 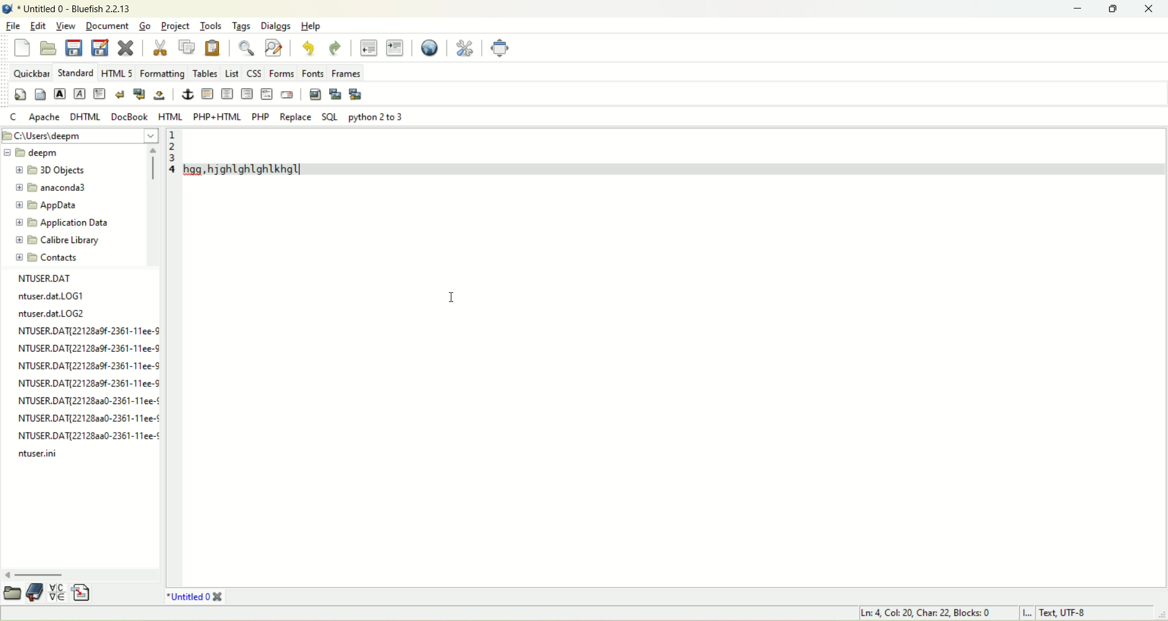 I want to click on editor, so click(x=675, y=383).